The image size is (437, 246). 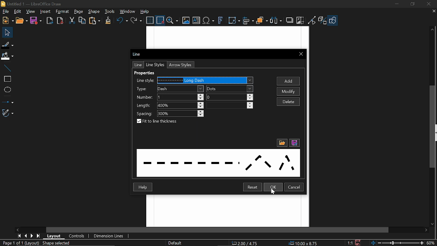 I want to click on Type, so click(x=180, y=88).